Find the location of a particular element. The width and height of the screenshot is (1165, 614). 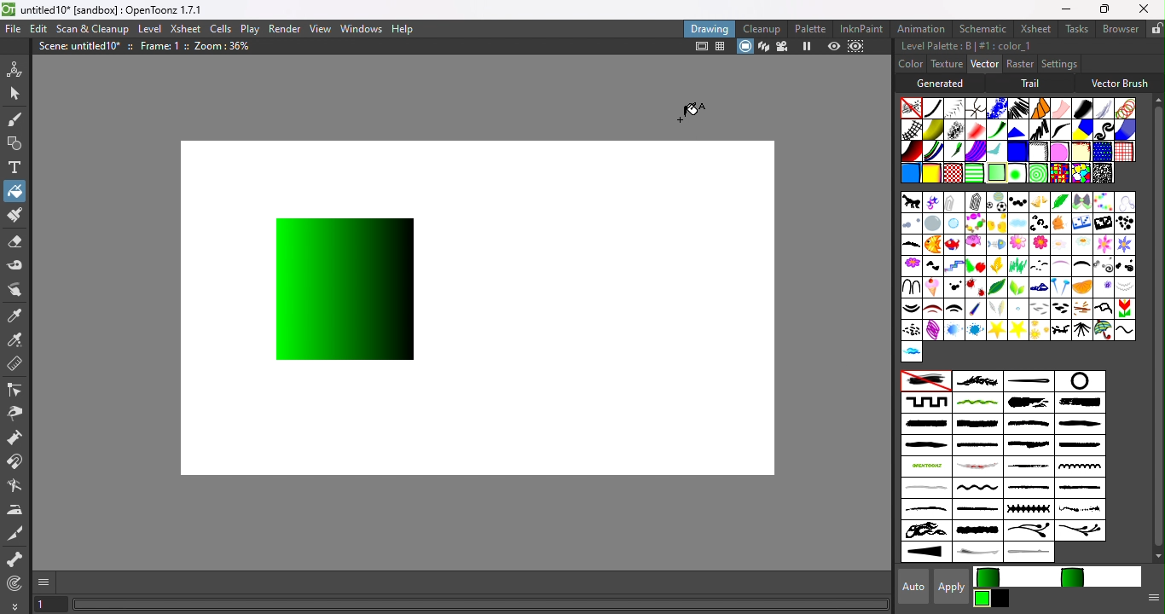

Brush2 is located at coordinates (1123, 202).